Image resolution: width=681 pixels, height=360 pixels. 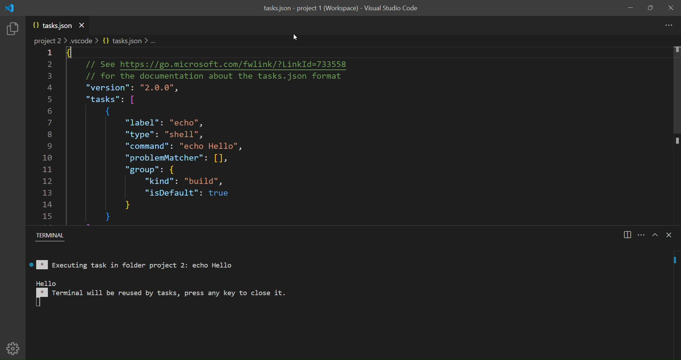 I want to click on close current file, so click(x=82, y=25).